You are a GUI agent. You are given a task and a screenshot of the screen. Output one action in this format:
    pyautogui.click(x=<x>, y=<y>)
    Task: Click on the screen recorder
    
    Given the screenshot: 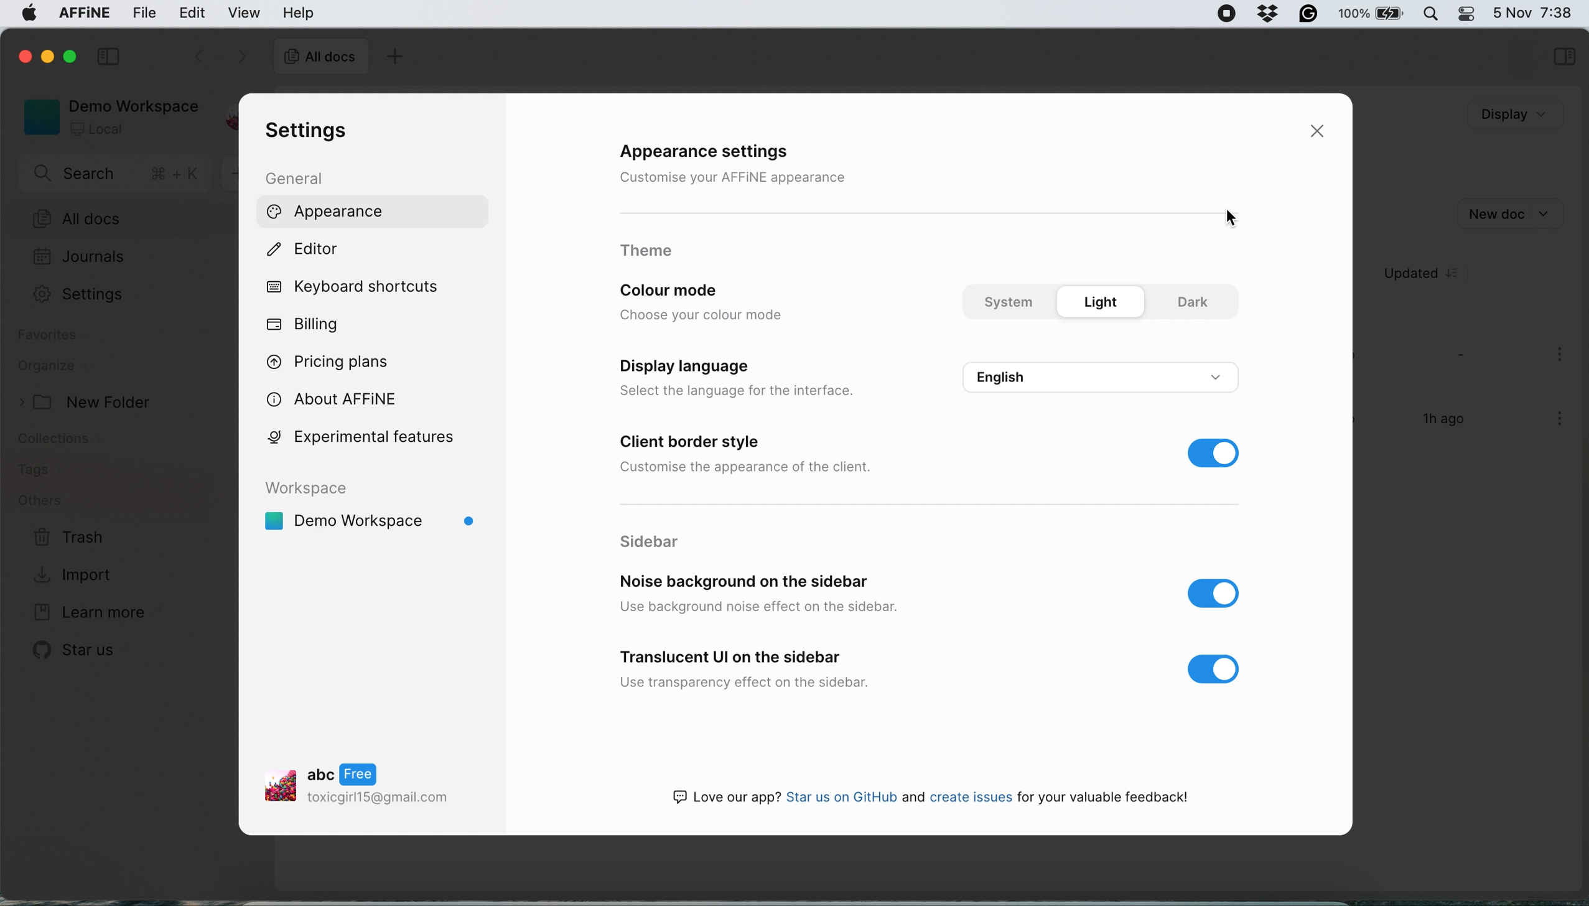 What is the action you would take?
    pyautogui.click(x=1227, y=14)
    